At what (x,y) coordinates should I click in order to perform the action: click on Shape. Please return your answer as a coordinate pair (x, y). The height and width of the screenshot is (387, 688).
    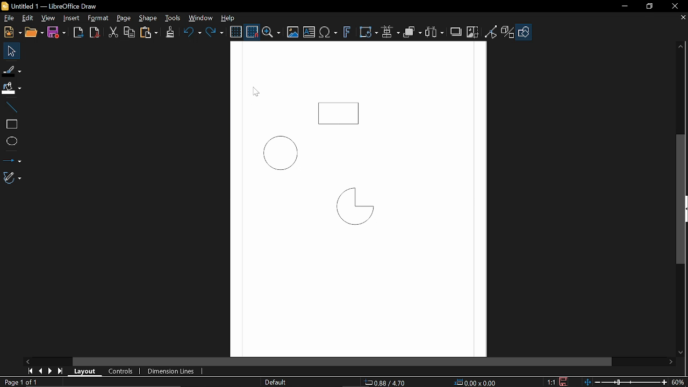
    Looking at the image, I should click on (147, 19).